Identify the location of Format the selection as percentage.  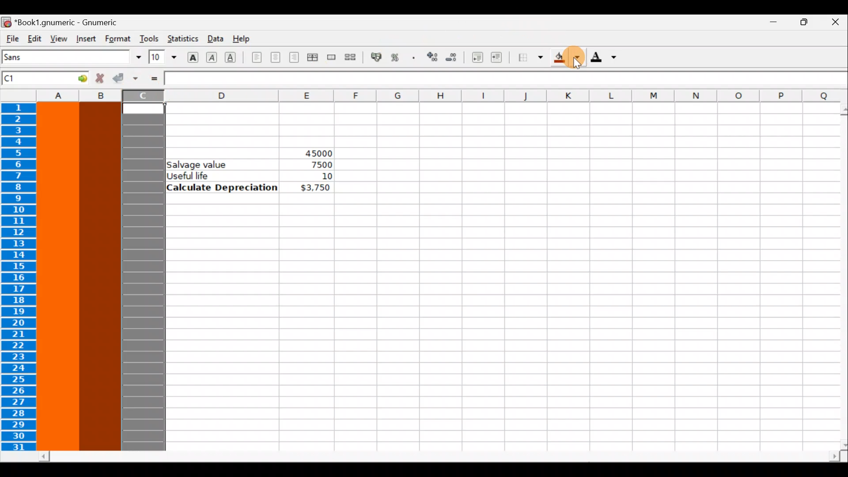
(397, 59).